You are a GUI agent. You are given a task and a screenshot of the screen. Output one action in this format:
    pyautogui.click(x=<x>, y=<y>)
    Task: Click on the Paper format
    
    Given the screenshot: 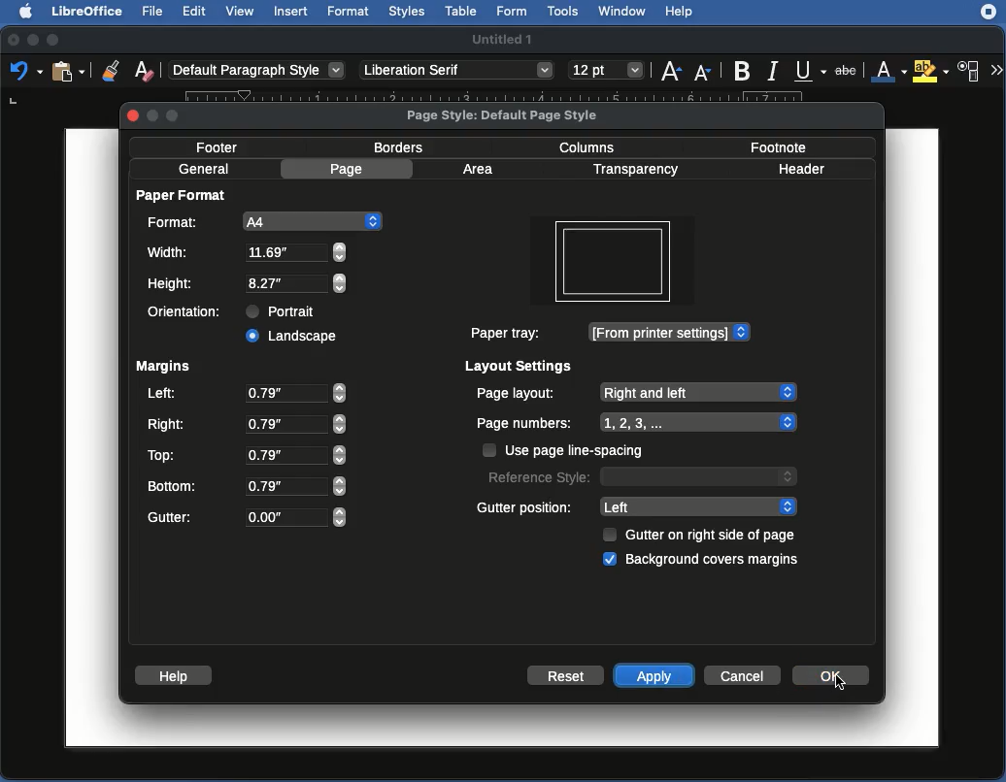 What is the action you would take?
    pyautogui.click(x=185, y=199)
    